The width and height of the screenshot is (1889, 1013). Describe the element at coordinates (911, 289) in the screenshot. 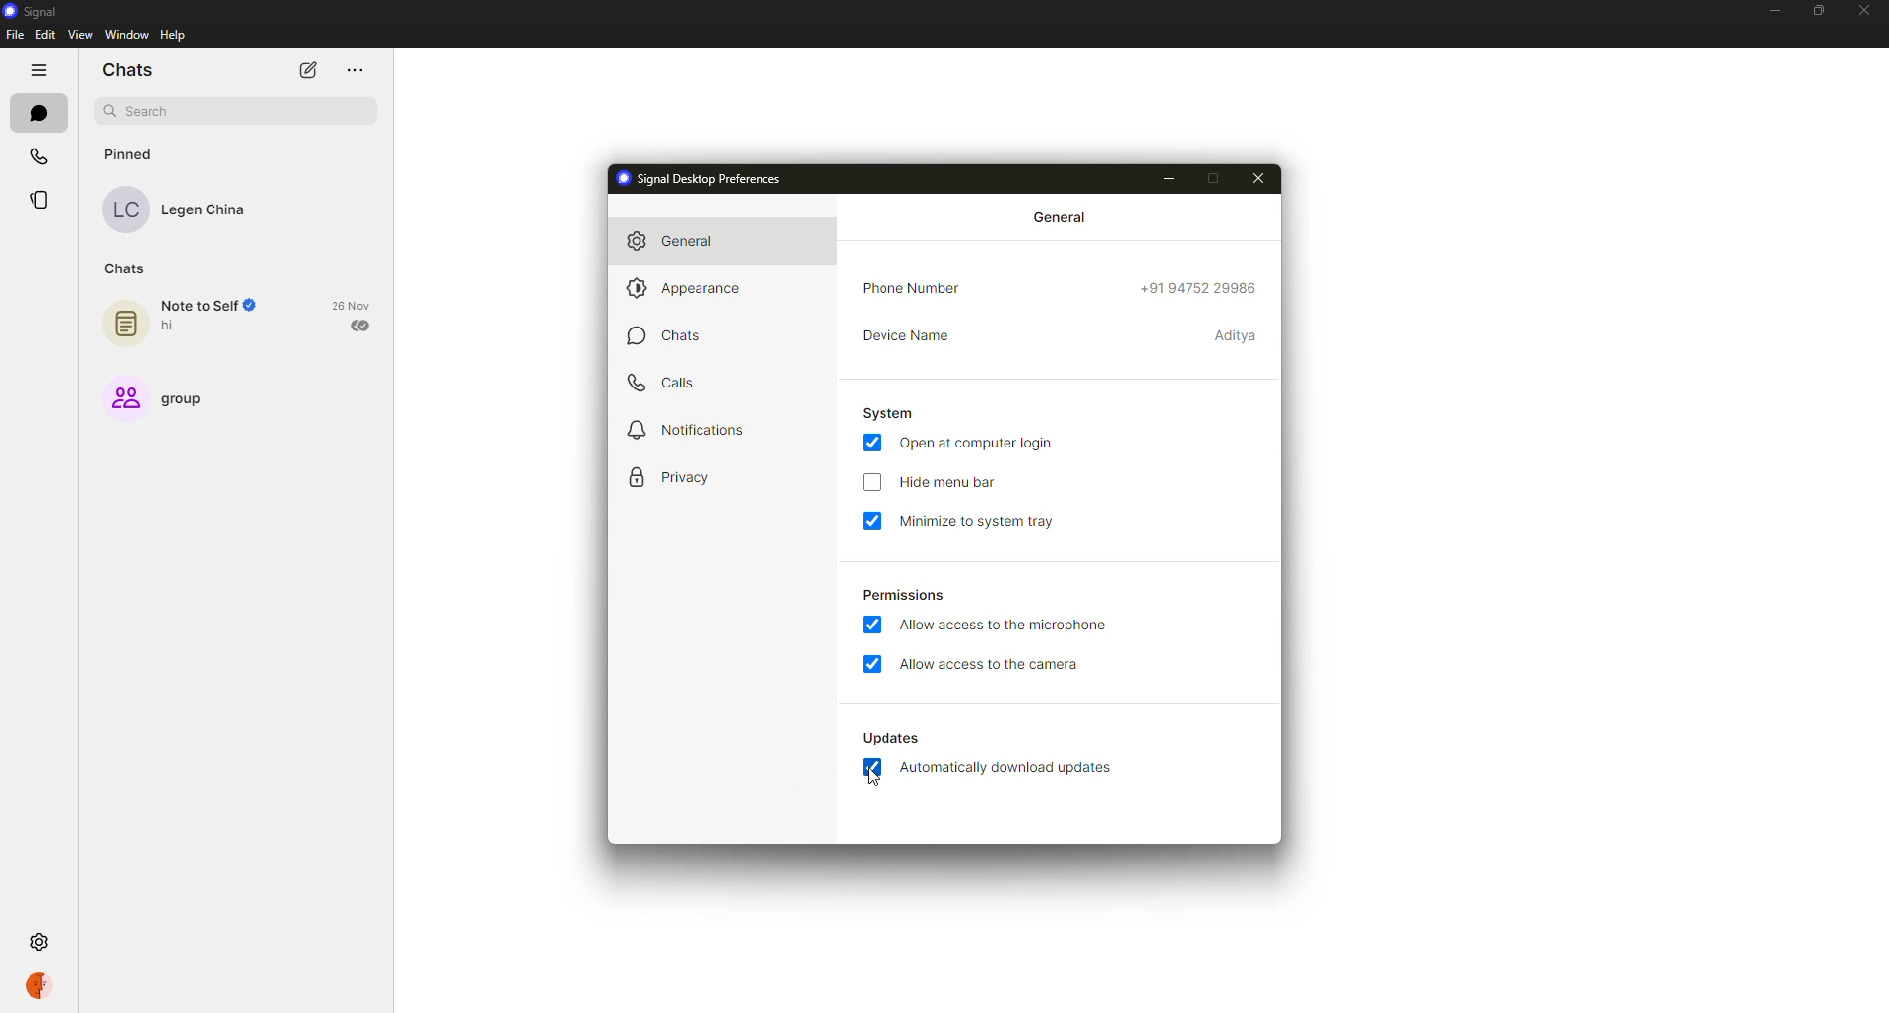

I see `phone number` at that location.